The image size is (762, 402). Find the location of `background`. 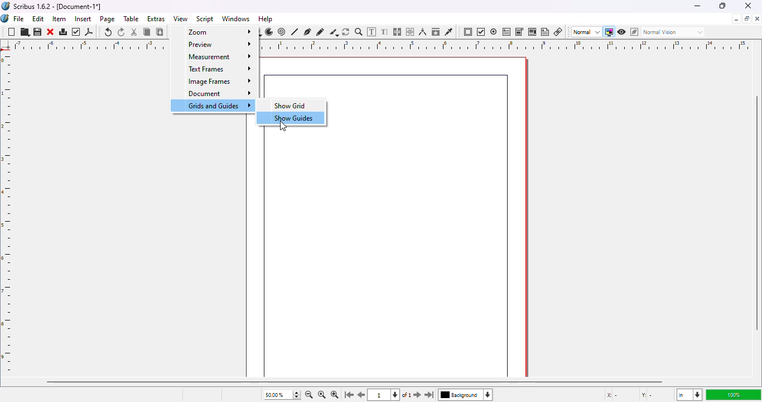

background is located at coordinates (469, 396).